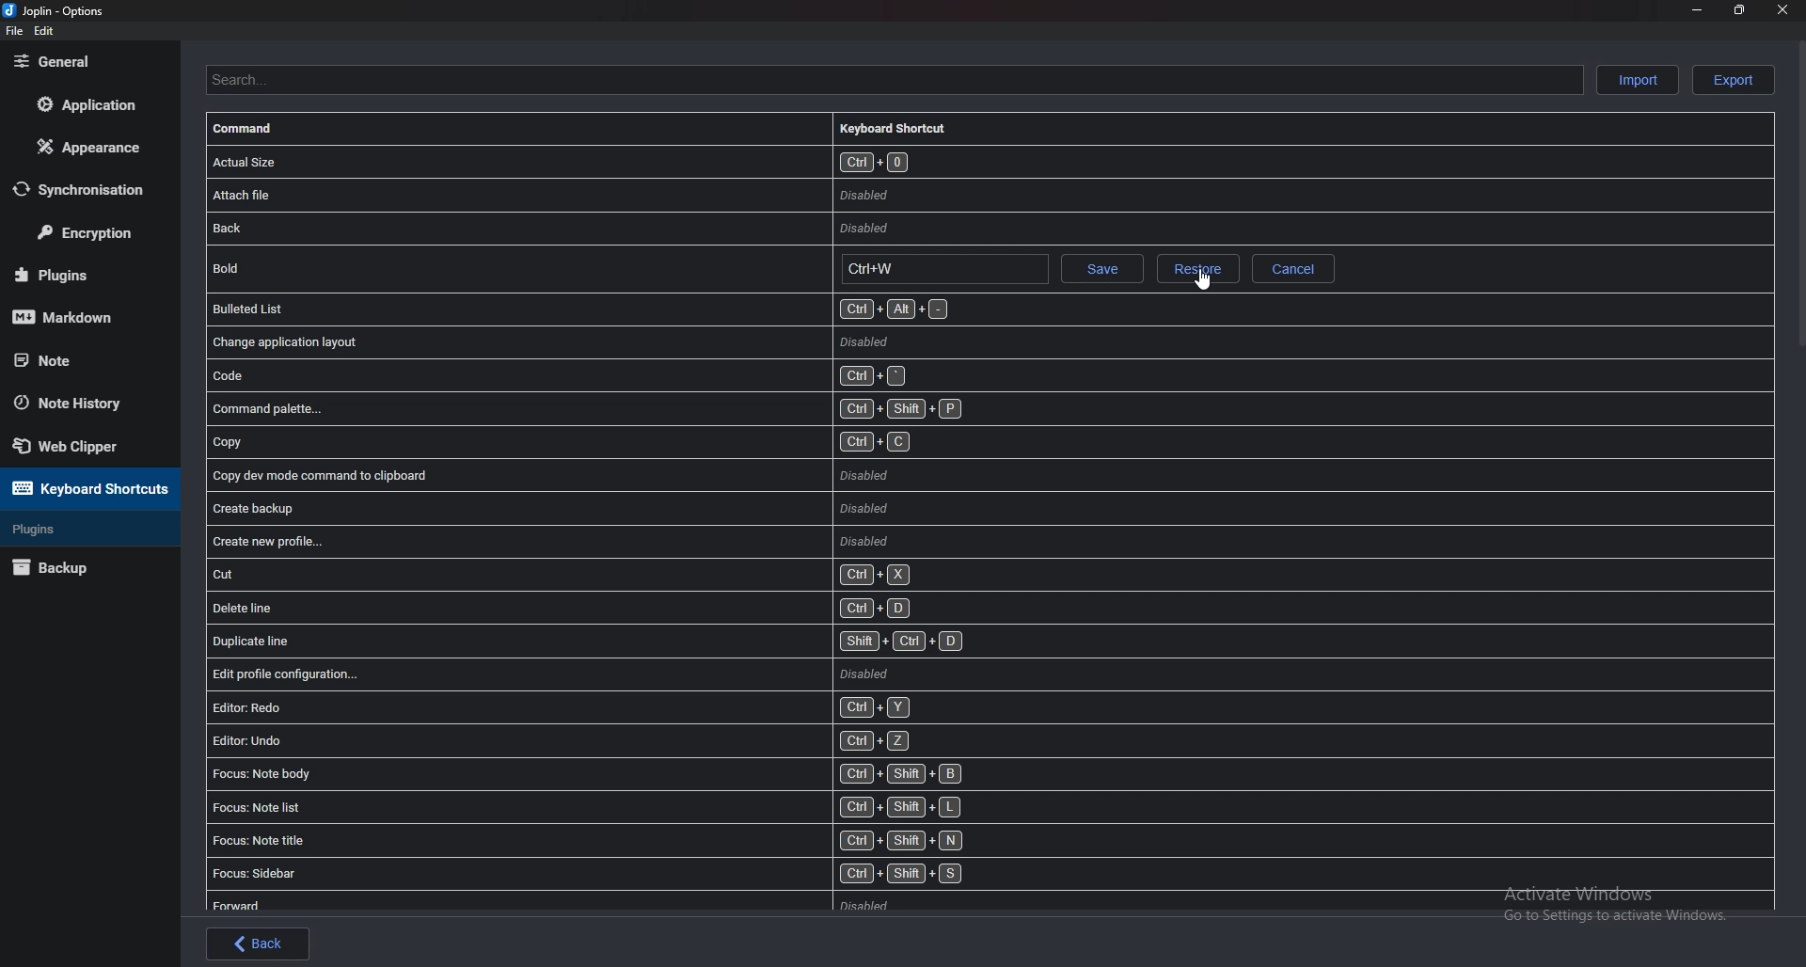 The image size is (1806, 967). What do you see at coordinates (1697, 12) in the screenshot?
I see `Minimize` at bounding box center [1697, 12].